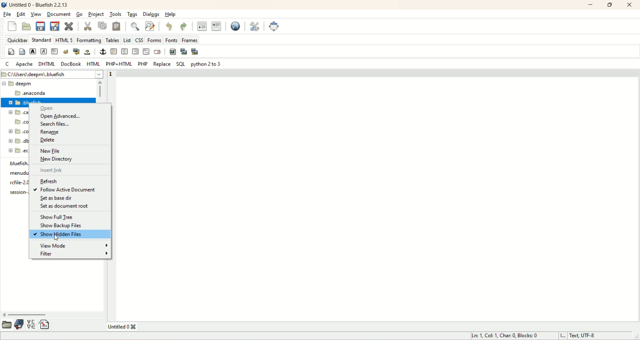  I want to click on I, so click(563, 336).